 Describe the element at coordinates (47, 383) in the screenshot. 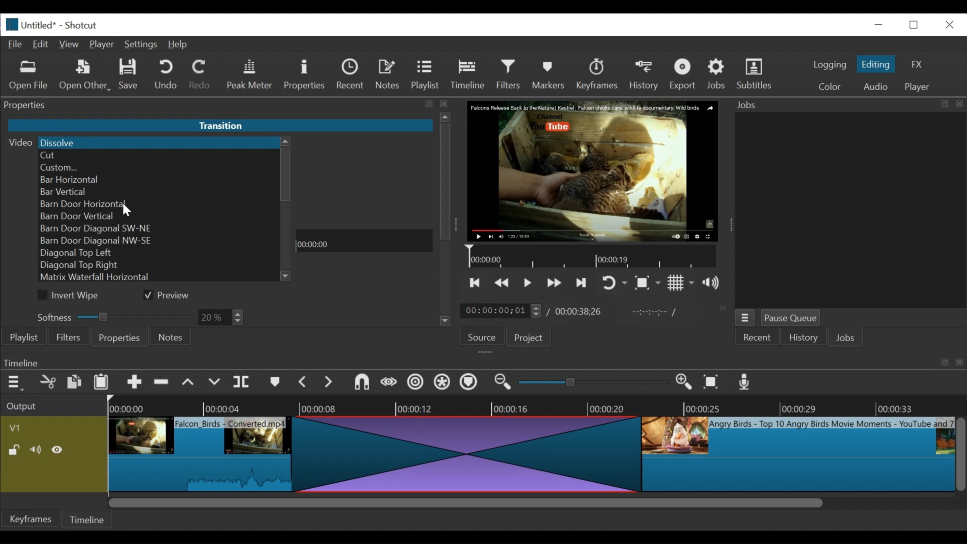

I see `cut` at that location.